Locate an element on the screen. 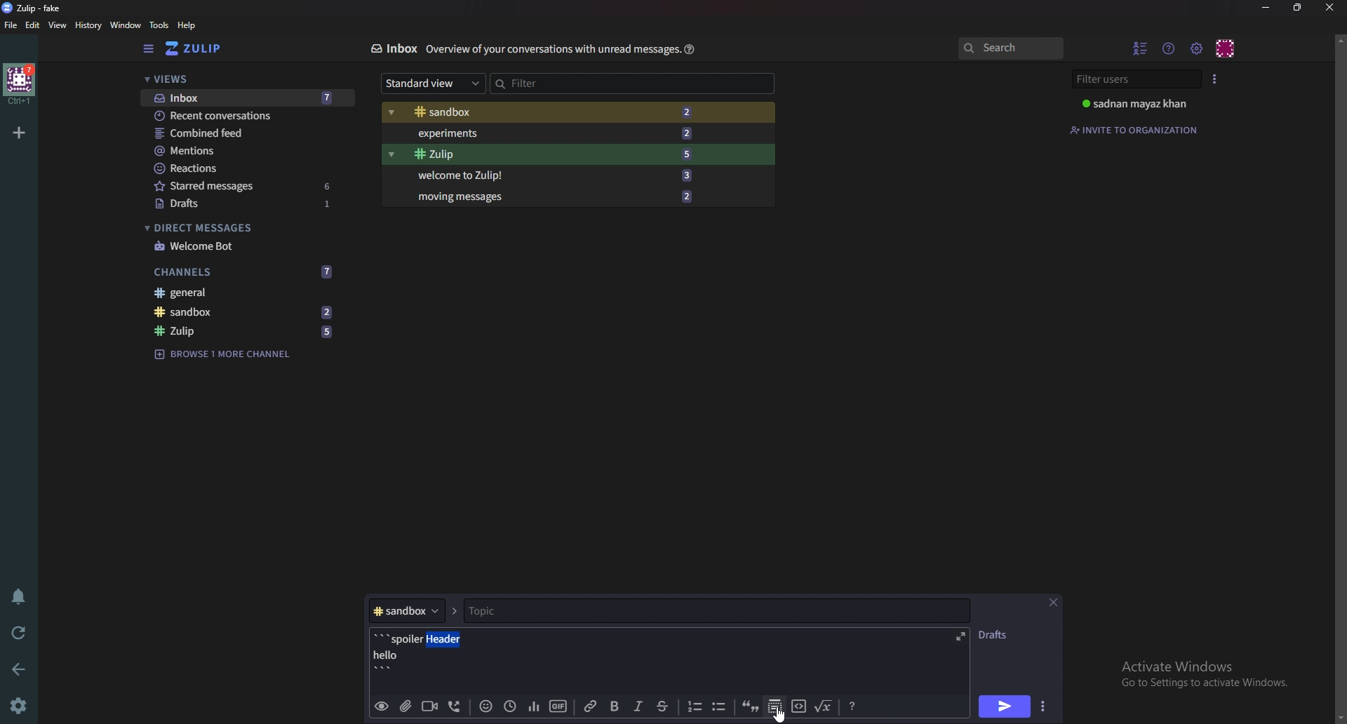  Combined feed is located at coordinates (245, 133).